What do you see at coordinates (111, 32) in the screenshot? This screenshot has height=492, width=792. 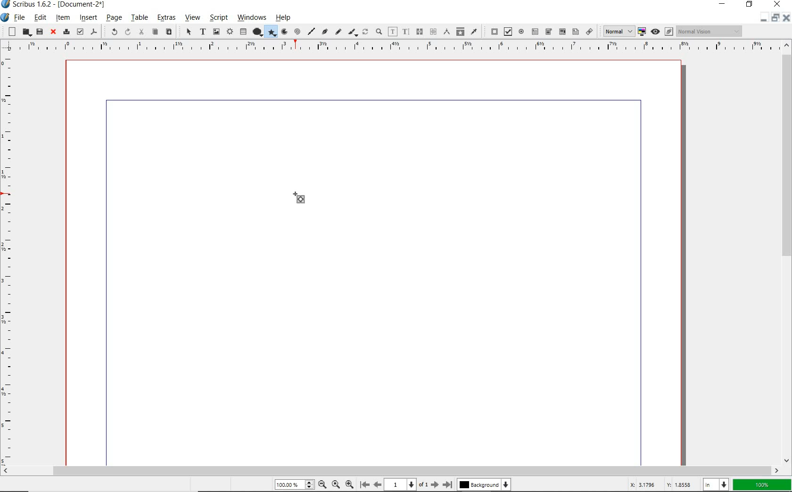 I see `undo` at bounding box center [111, 32].